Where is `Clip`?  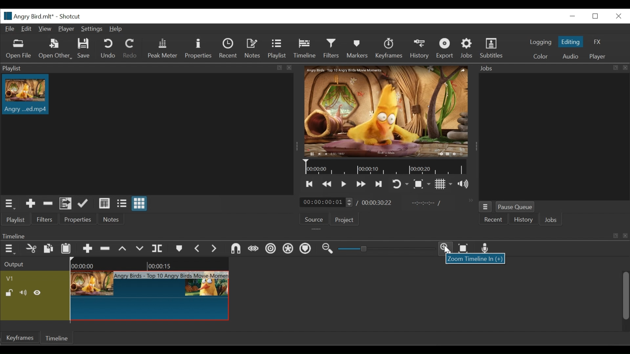
Clip is located at coordinates (150, 297).